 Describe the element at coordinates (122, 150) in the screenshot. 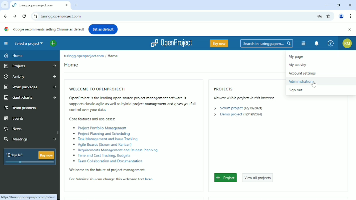

I see `Requirements Management and Release Planning` at that location.